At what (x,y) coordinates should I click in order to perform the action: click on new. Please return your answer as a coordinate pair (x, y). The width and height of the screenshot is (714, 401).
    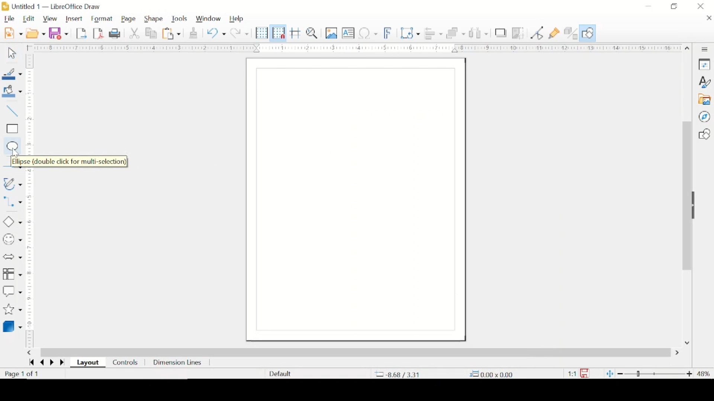
    Looking at the image, I should click on (13, 33).